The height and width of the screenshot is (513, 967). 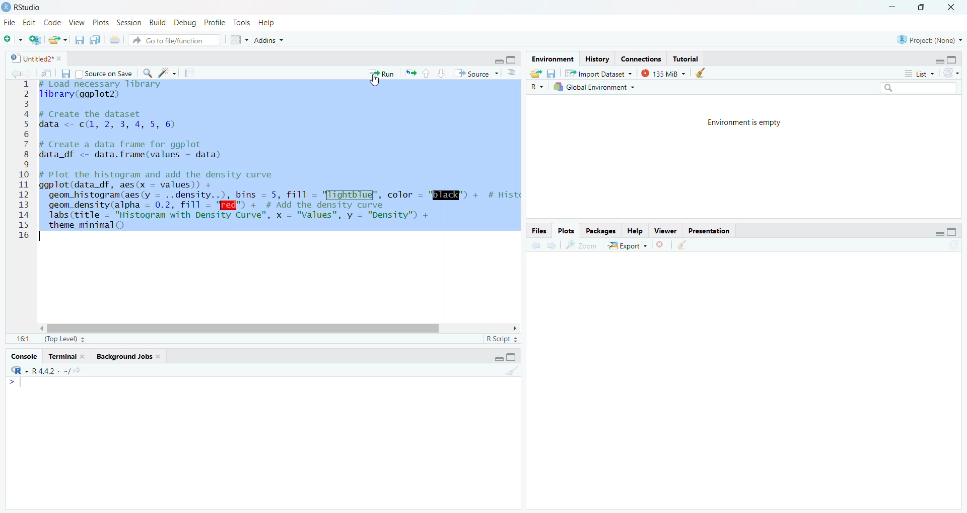 I want to click on Help, so click(x=269, y=22).